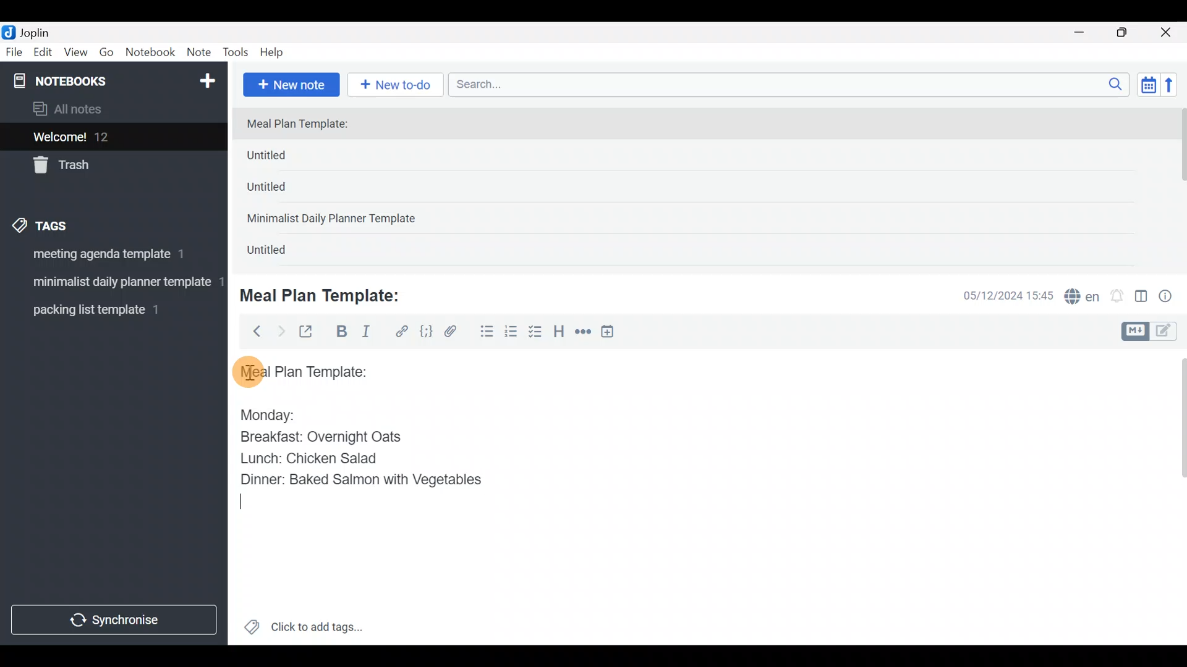 The height and width of the screenshot is (667, 1187). Describe the element at coordinates (583, 333) in the screenshot. I see `Horizontal rule` at that location.